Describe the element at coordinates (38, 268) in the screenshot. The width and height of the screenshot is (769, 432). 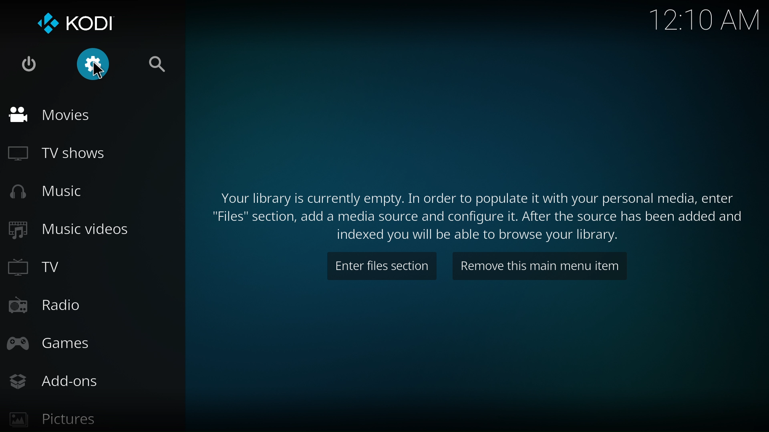
I see `tv` at that location.